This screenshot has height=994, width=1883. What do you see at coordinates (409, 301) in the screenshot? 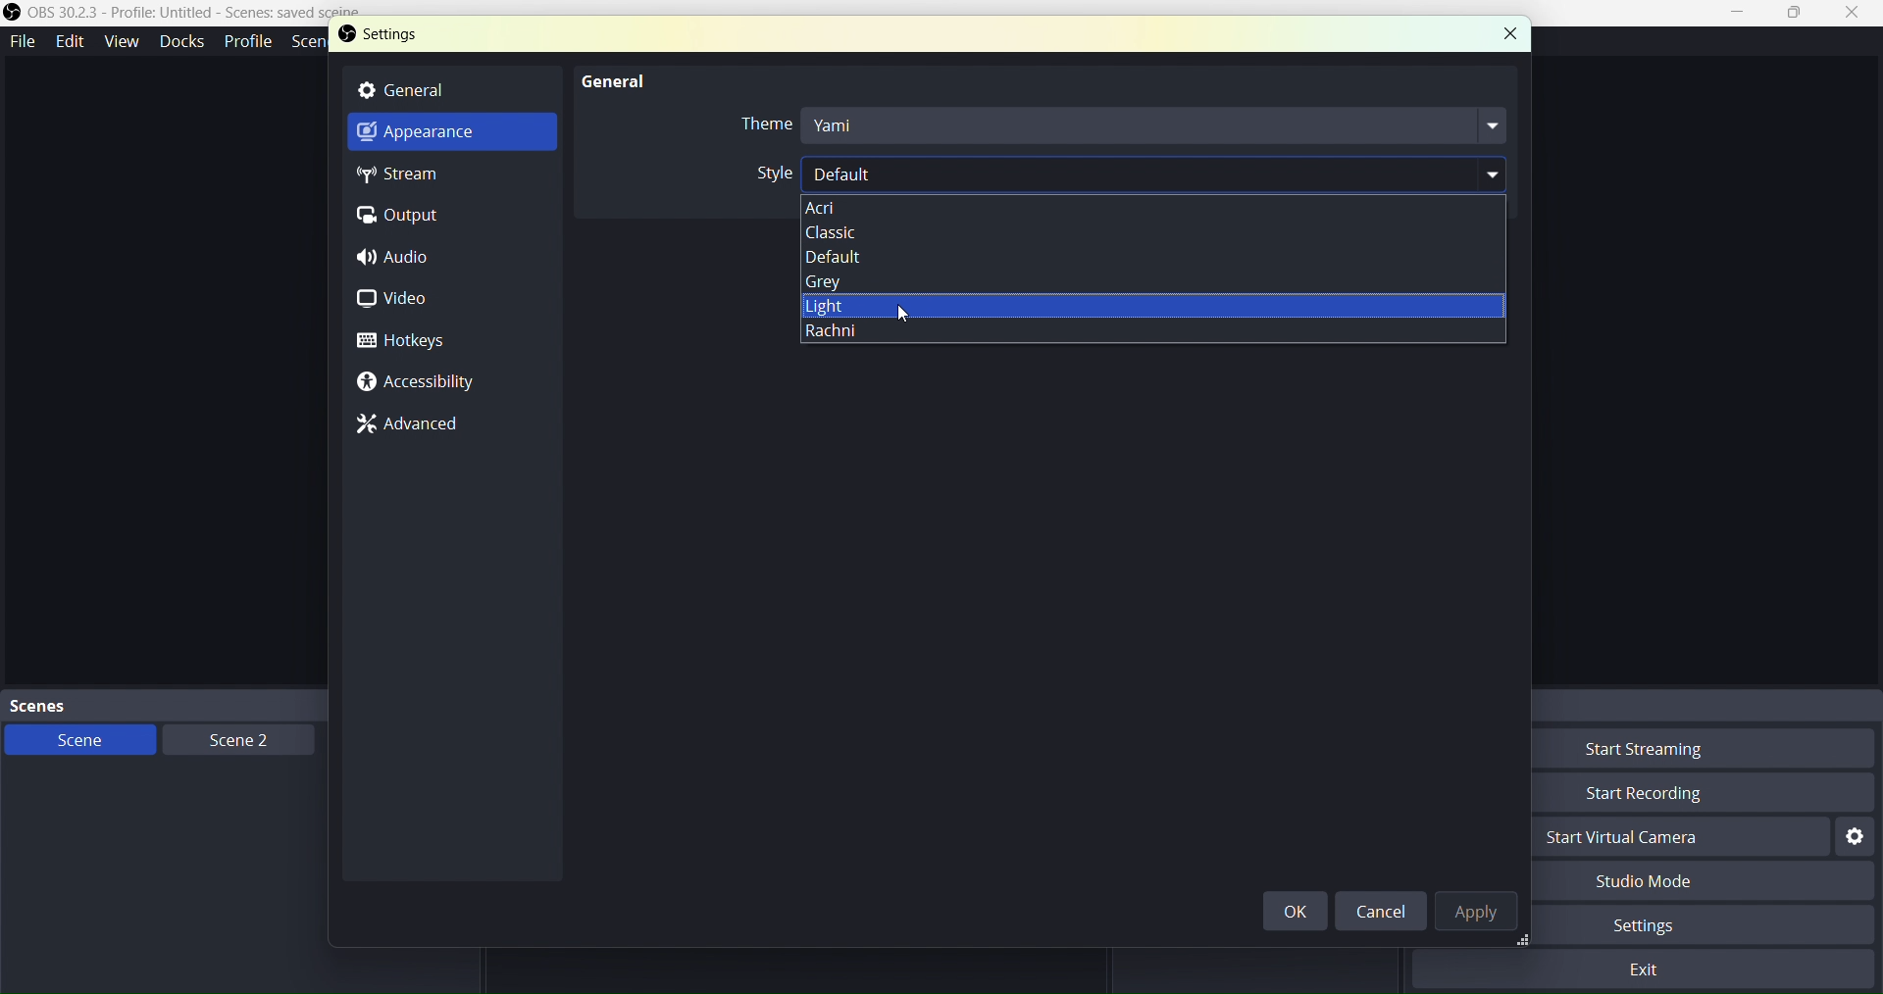
I see `Video` at bounding box center [409, 301].